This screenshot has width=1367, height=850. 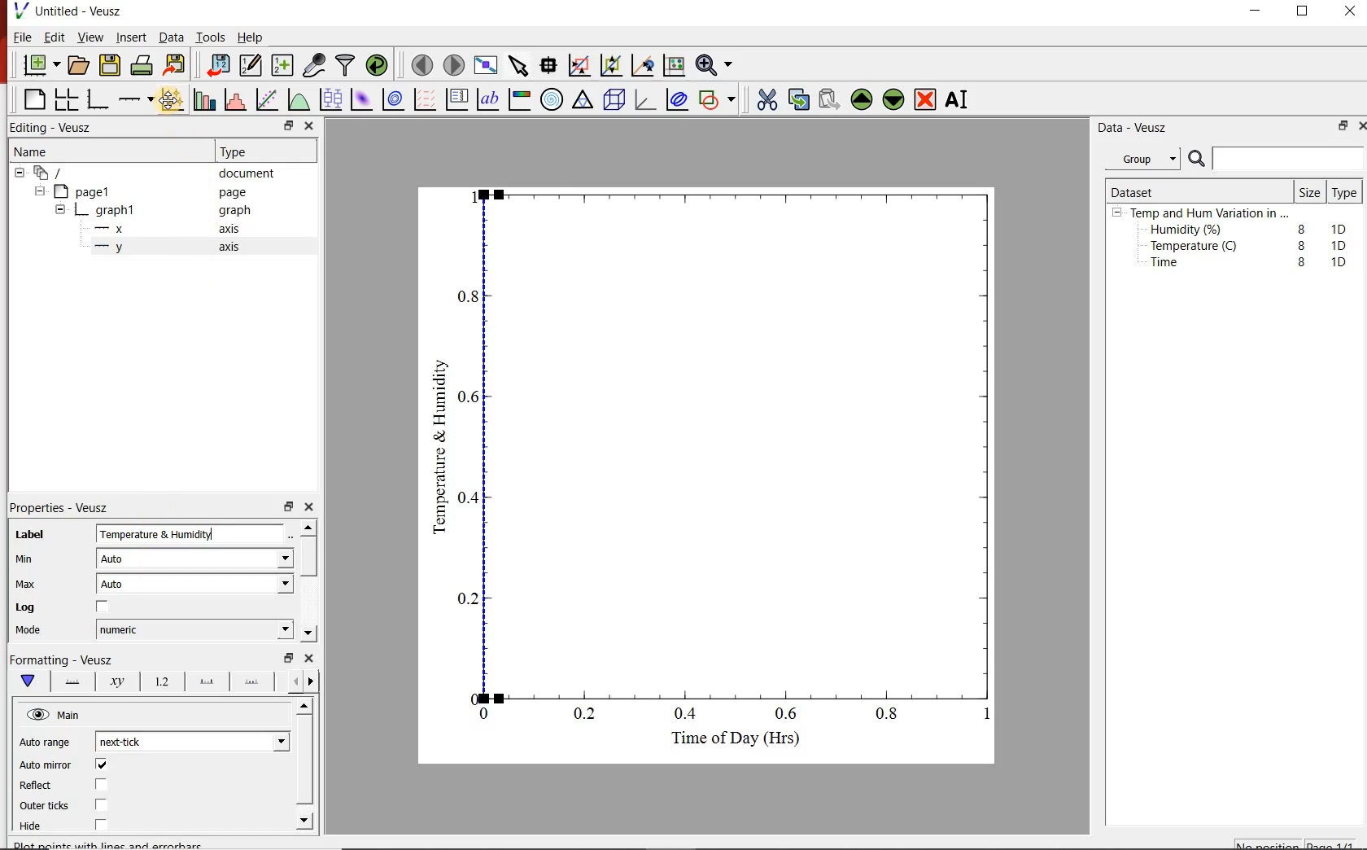 What do you see at coordinates (268, 99) in the screenshot?
I see `Fit a function to data` at bounding box center [268, 99].